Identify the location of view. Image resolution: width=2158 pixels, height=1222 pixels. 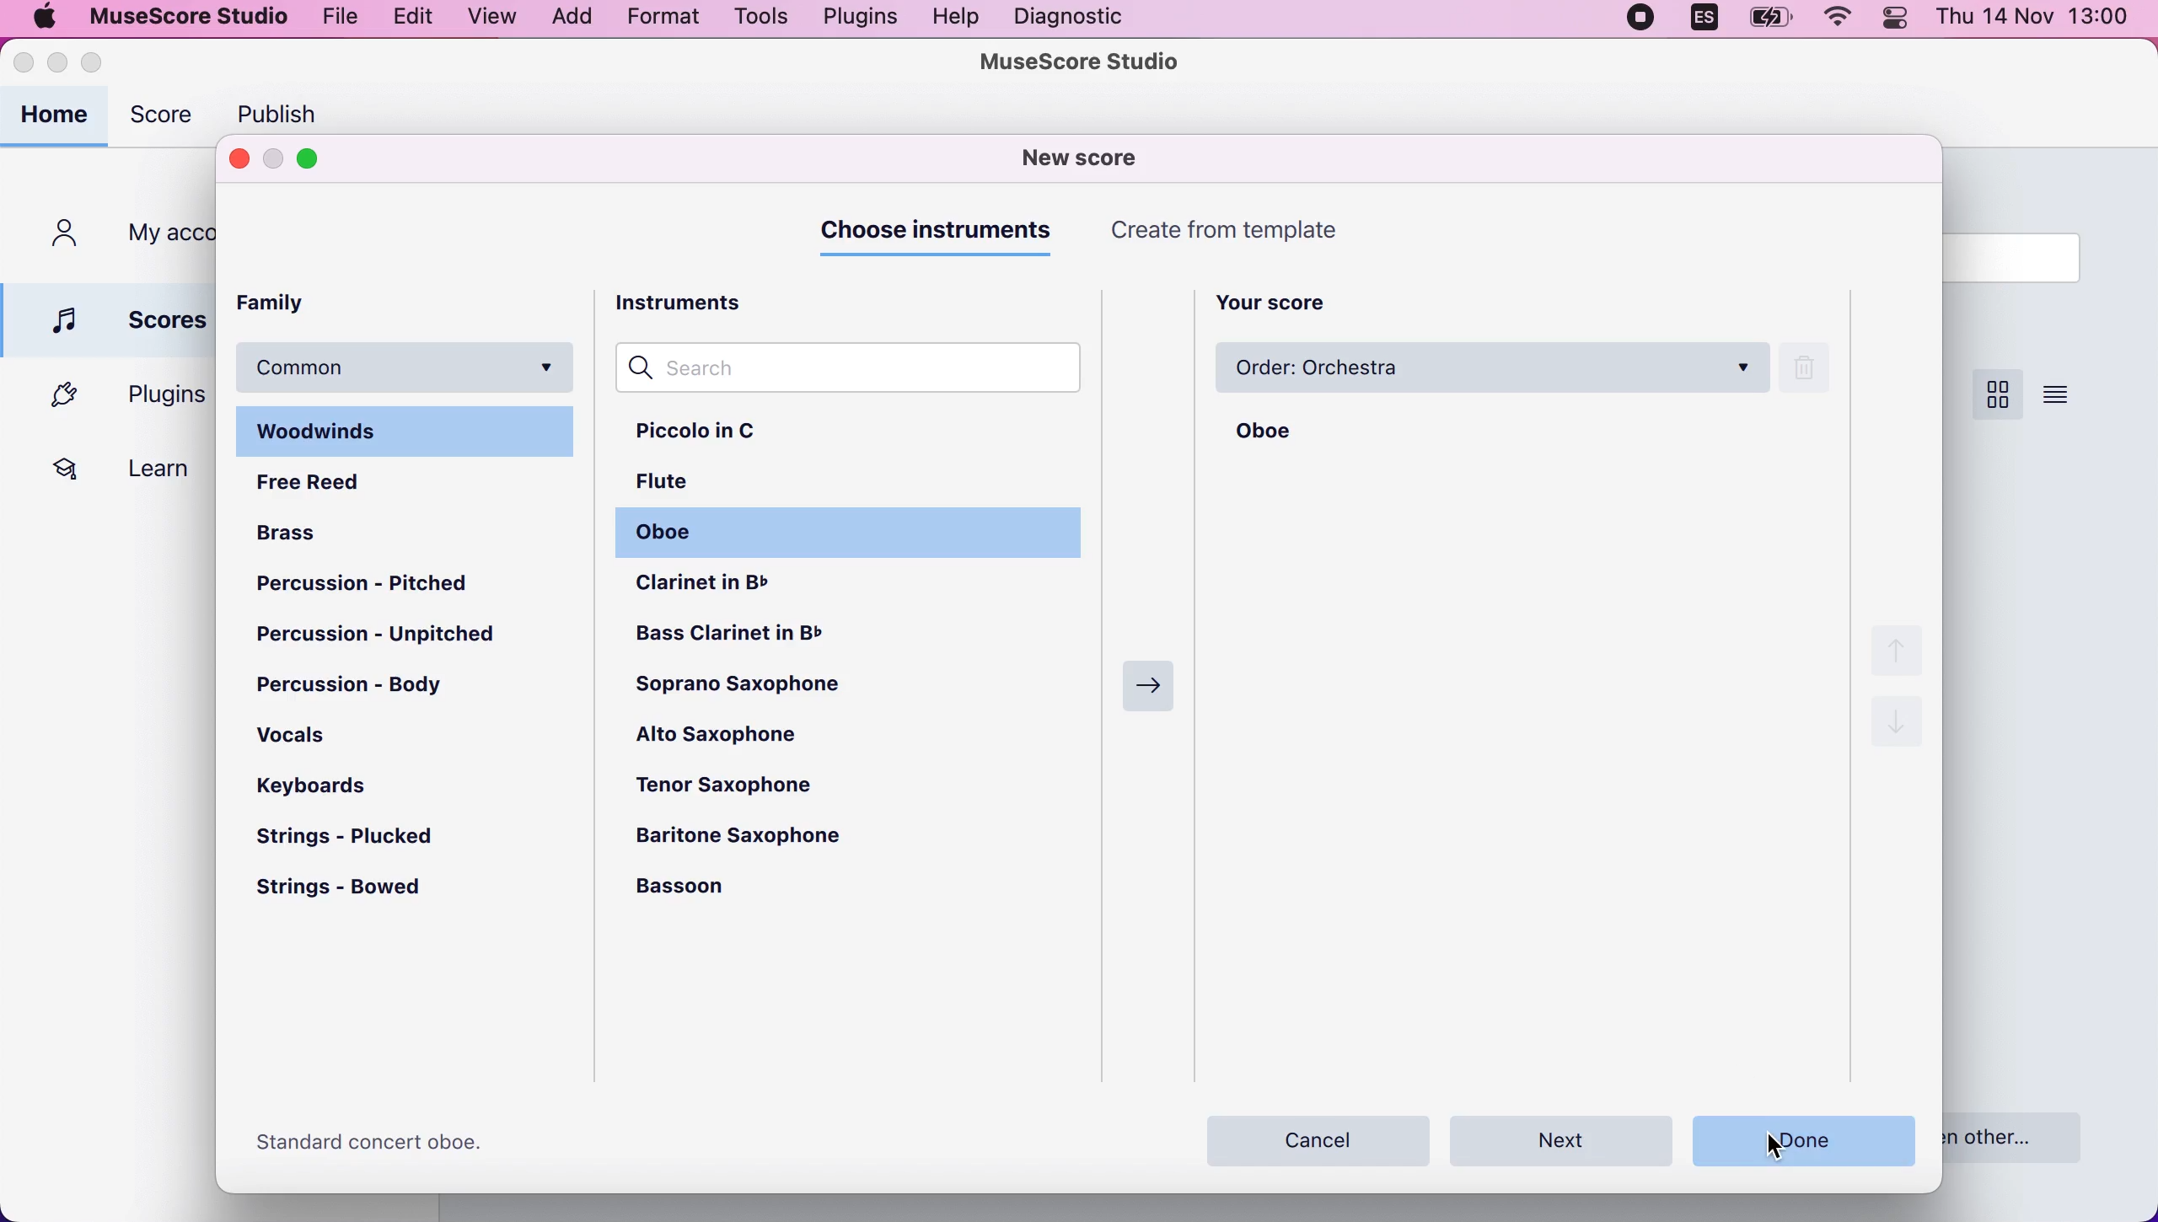
(491, 18).